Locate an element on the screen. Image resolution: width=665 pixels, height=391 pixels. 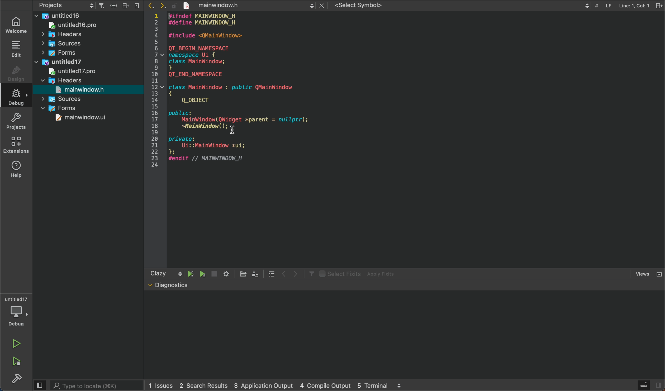
run and debug is located at coordinates (18, 363).